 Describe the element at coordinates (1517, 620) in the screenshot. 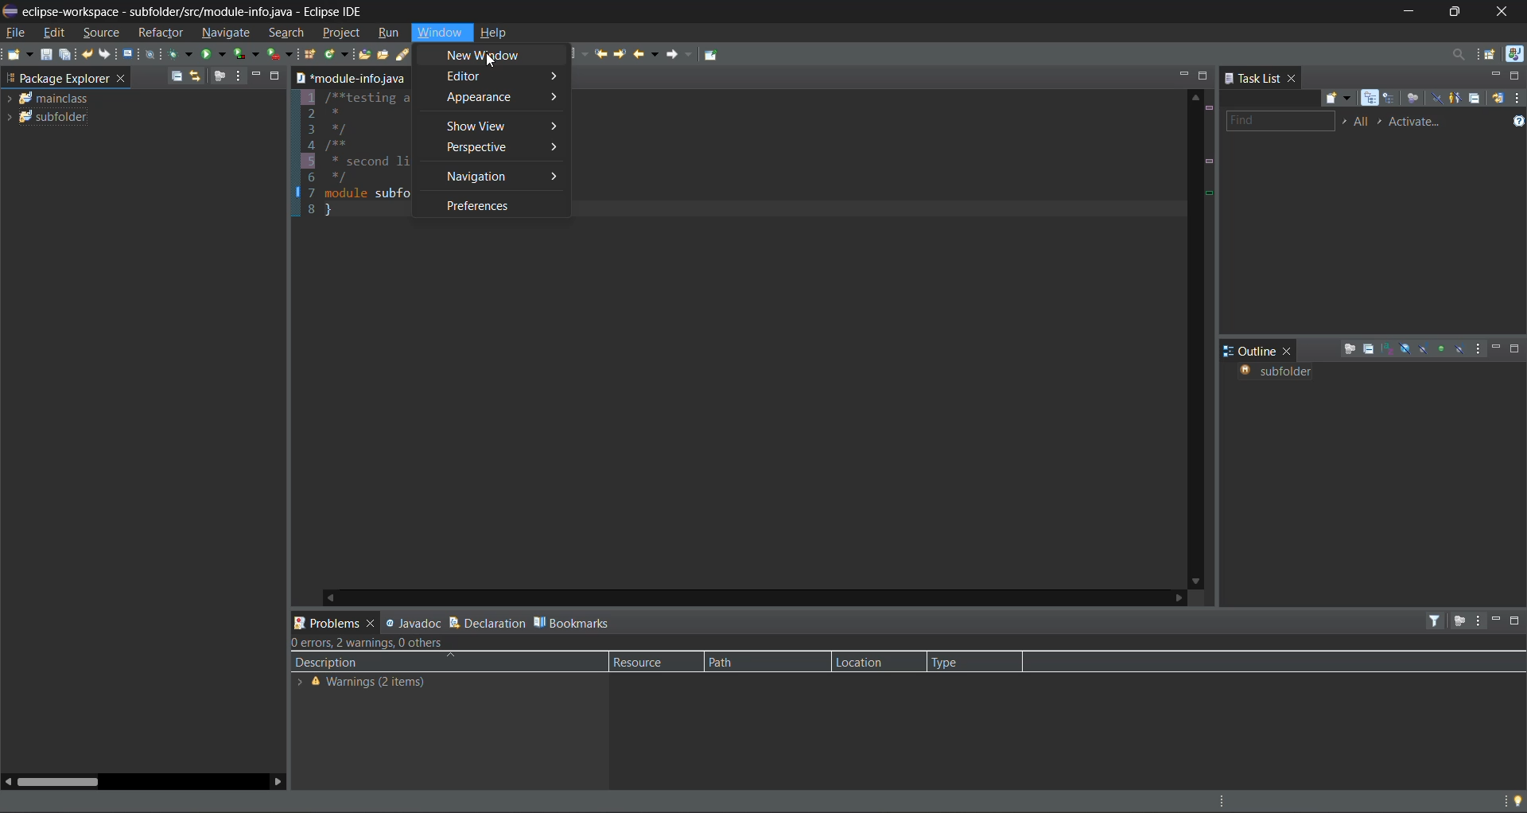

I see `maximize` at that location.